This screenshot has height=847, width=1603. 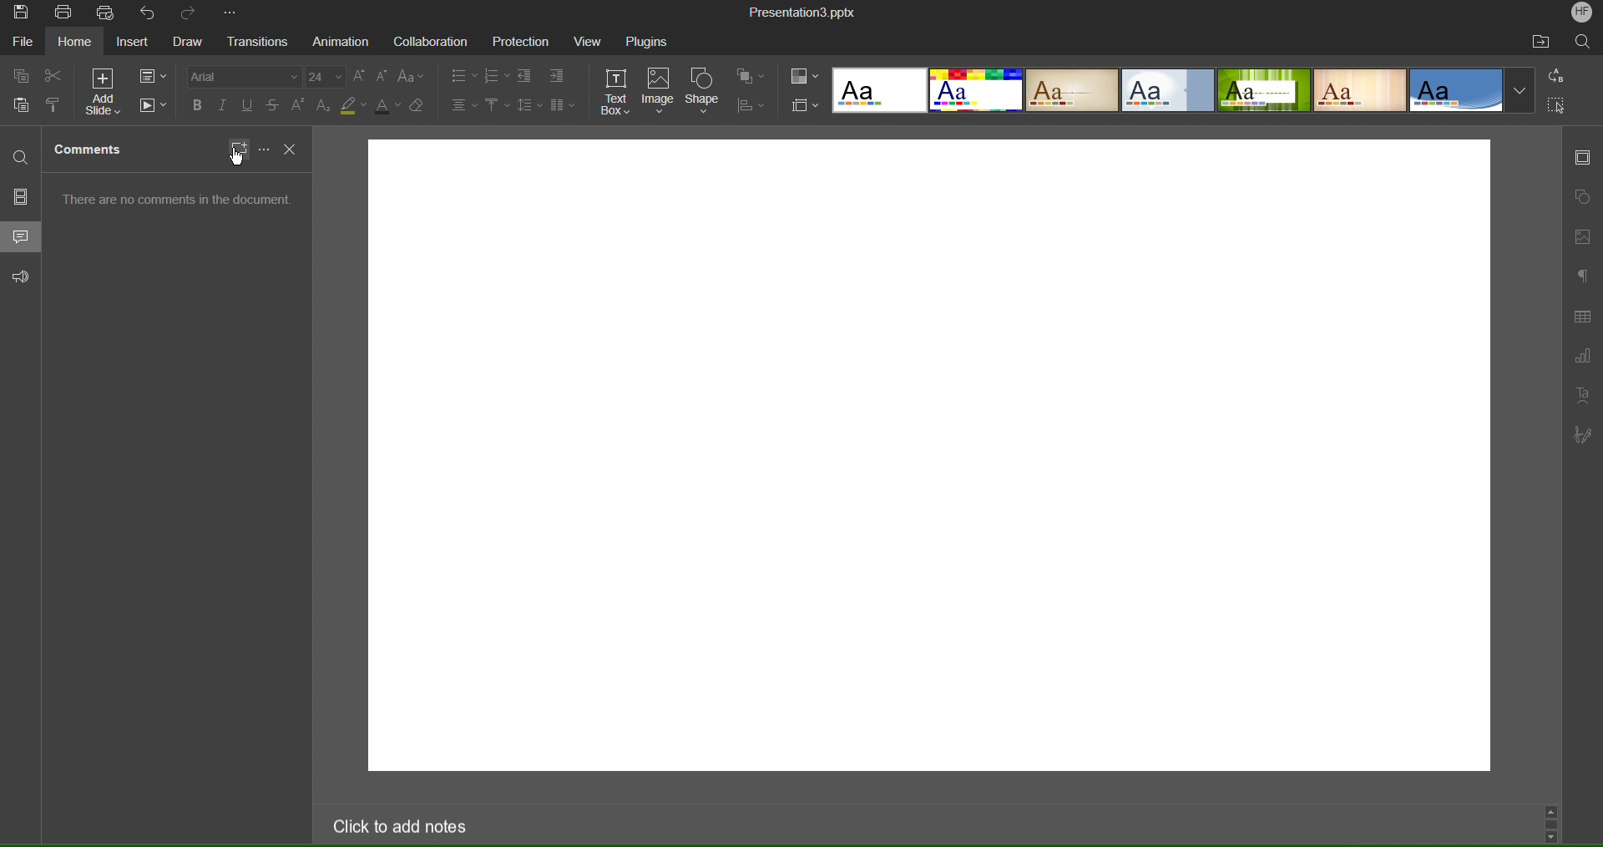 What do you see at coordinates (1584, 158) in the screenshot?
I see `Slide Settings` at bounding box center [1584, 158].